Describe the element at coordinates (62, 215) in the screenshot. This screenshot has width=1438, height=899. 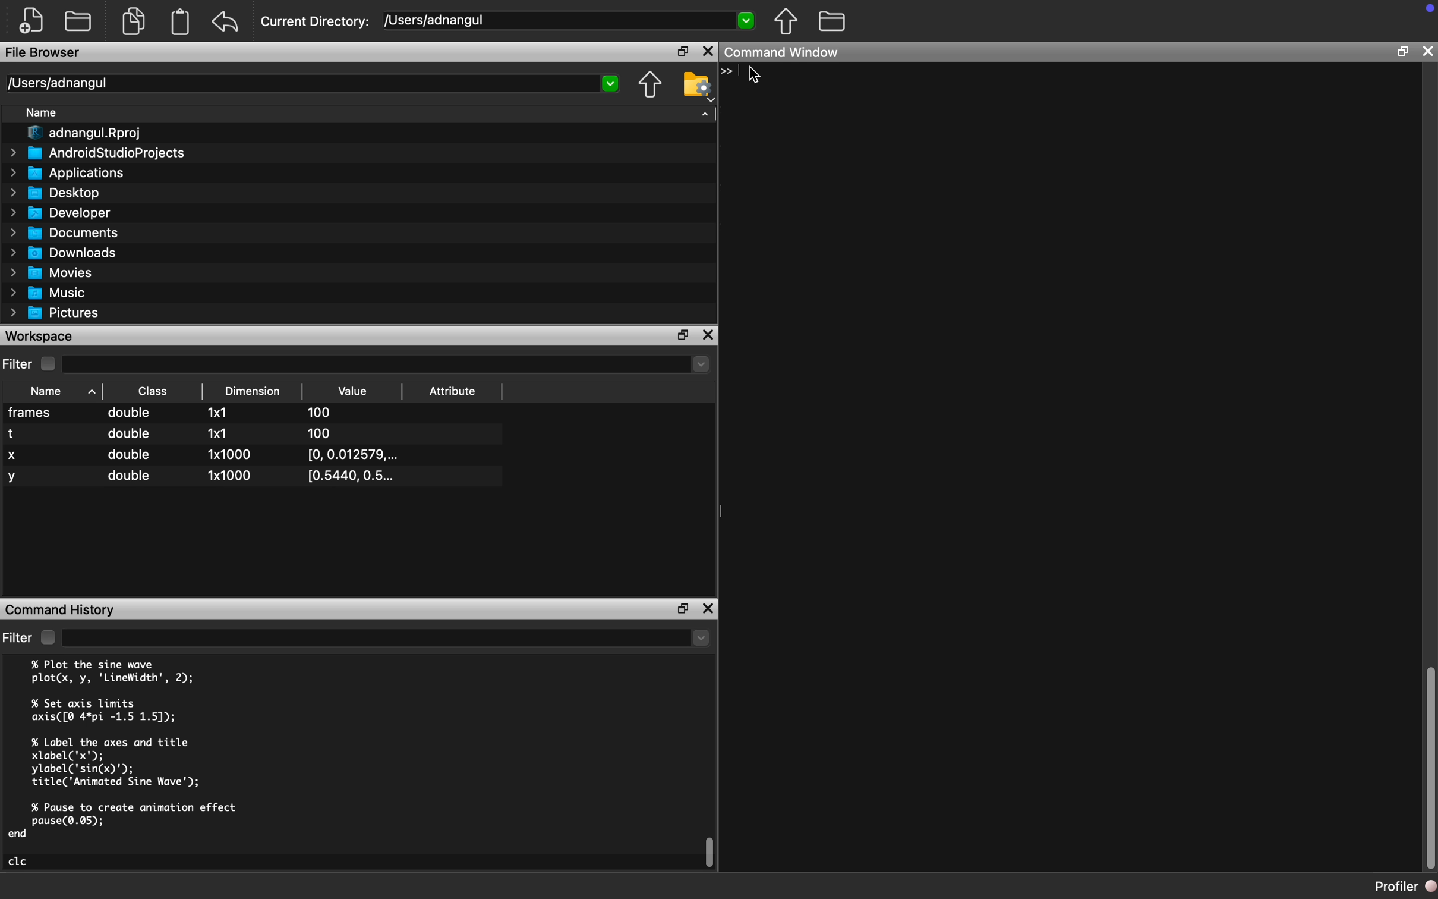
I see `Developer` at that location.